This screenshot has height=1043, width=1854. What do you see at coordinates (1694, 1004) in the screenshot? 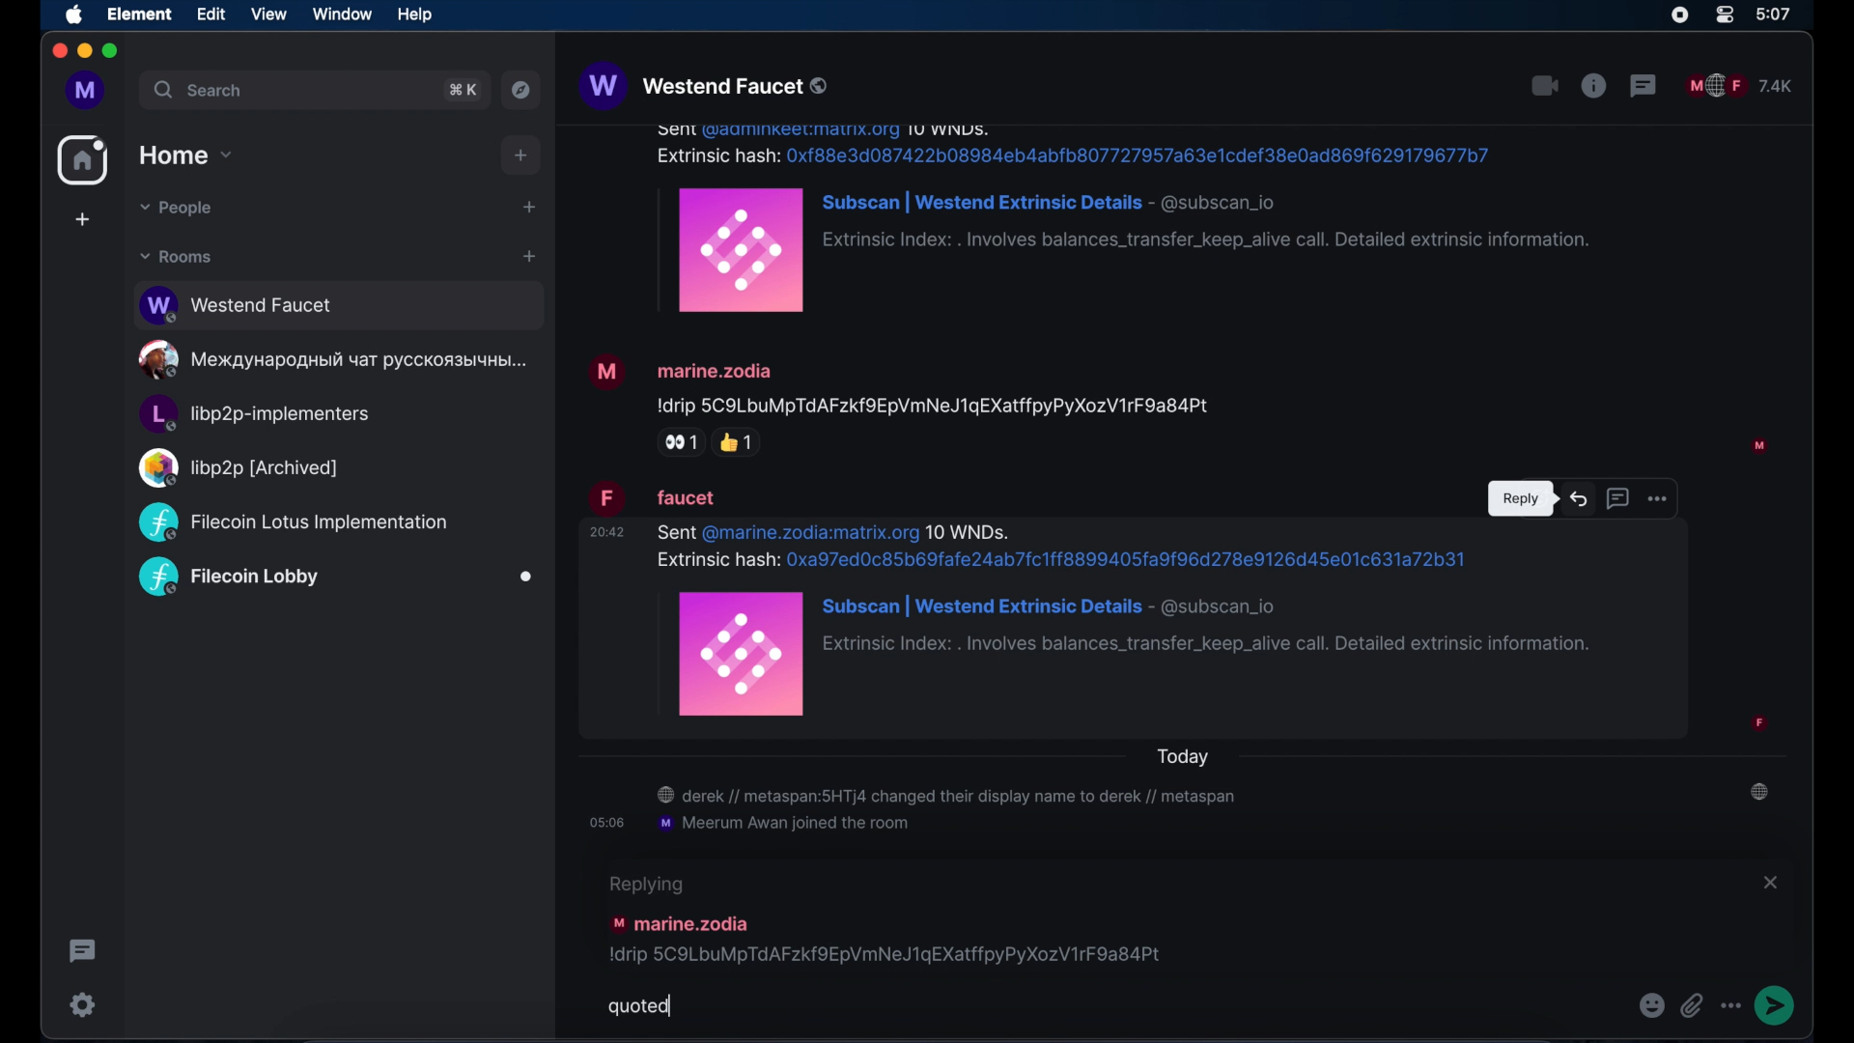
I see `attachments` at bounding box center [1694, 1004].